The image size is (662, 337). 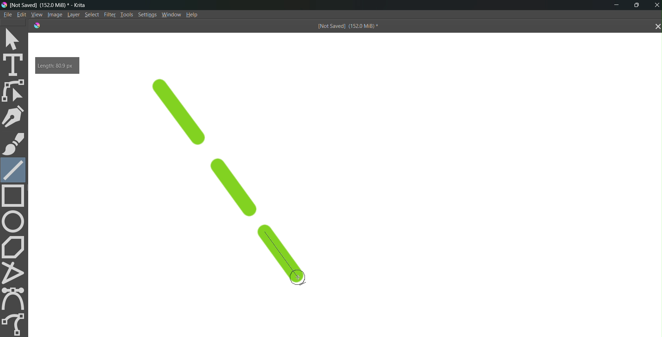 What do you see at coordinates (195, 15) in the screenshot?
I see `Help` at bounding box center [195, 15].